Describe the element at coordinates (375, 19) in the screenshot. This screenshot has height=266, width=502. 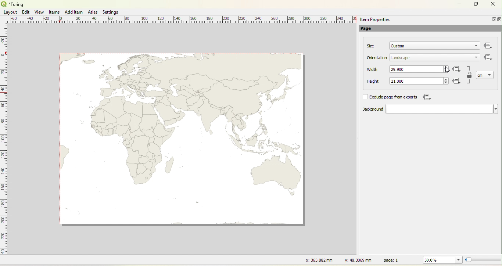
I see `item properties` at that location.